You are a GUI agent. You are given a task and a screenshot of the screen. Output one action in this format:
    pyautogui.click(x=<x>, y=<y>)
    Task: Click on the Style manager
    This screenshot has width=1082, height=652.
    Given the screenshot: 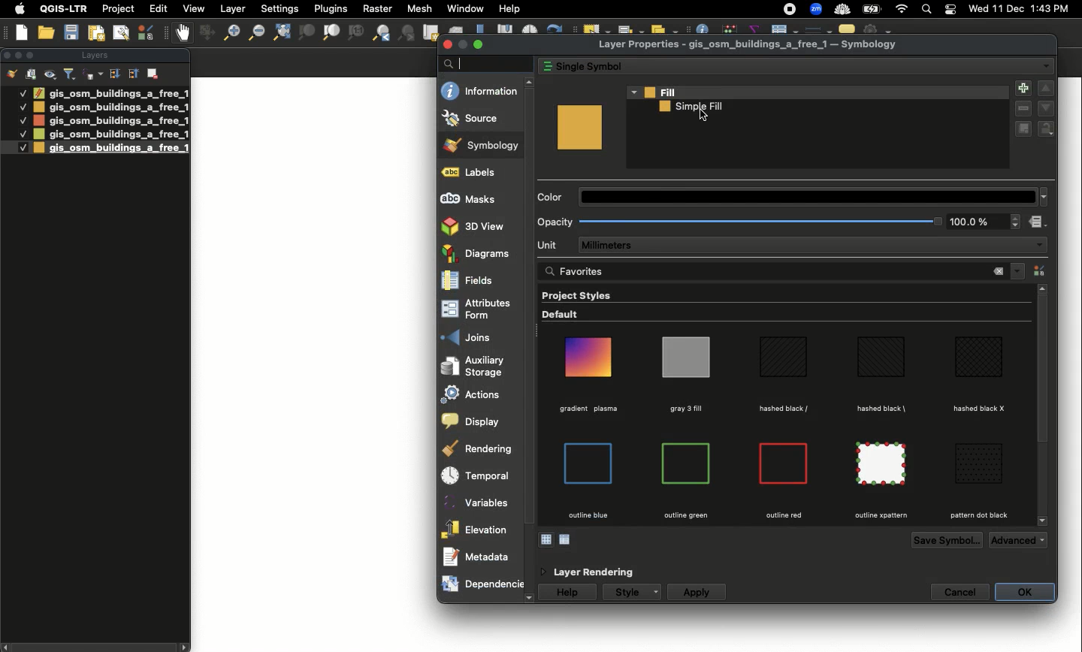 What is the action you would take?
    pyautogui.click(x=205, y=33)
    